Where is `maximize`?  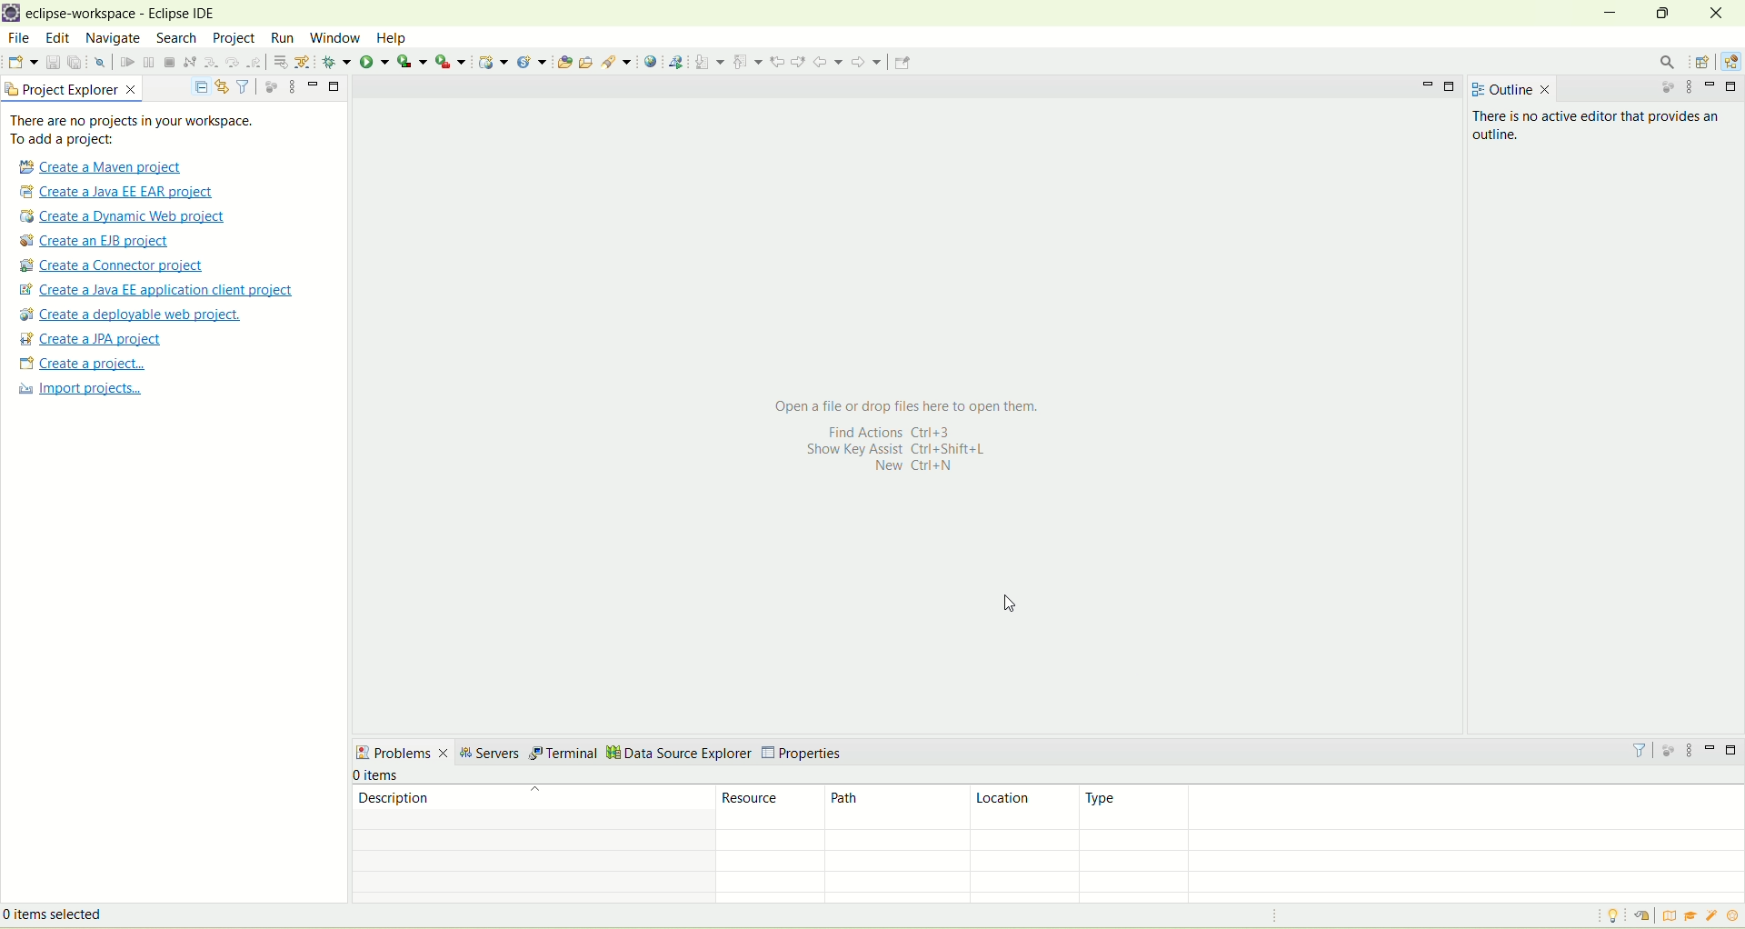
maximize is located at coordinates (1732, 750).